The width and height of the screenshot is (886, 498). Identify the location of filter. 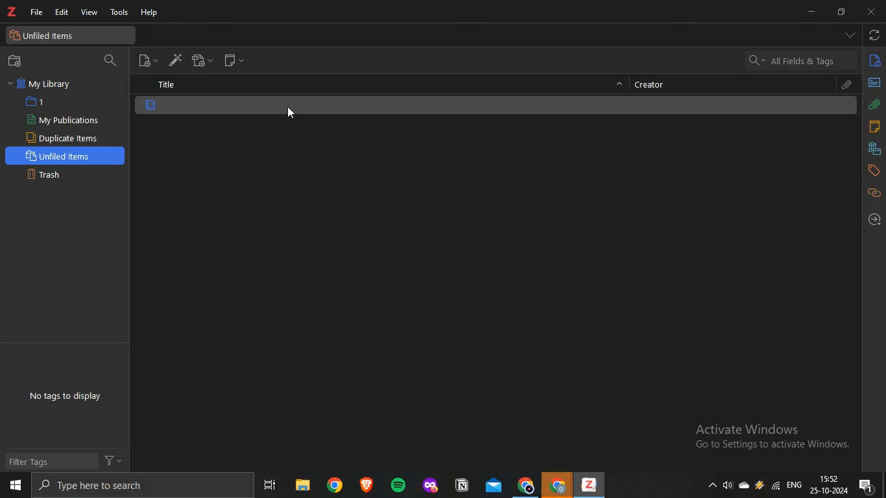
(112, 459).